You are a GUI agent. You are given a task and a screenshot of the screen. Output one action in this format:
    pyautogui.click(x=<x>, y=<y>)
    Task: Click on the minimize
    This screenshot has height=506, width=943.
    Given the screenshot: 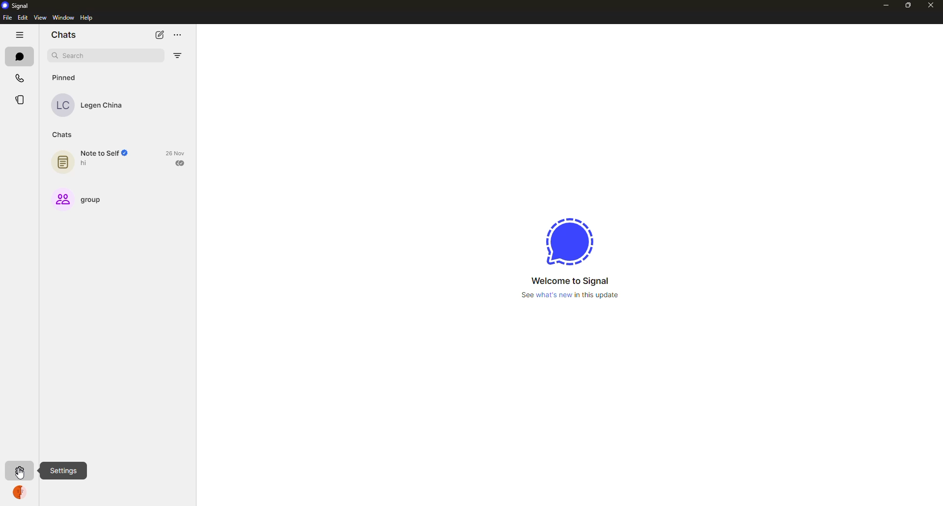 What is the action you would take?
    pyautogui.click(x=885, y=4)
    